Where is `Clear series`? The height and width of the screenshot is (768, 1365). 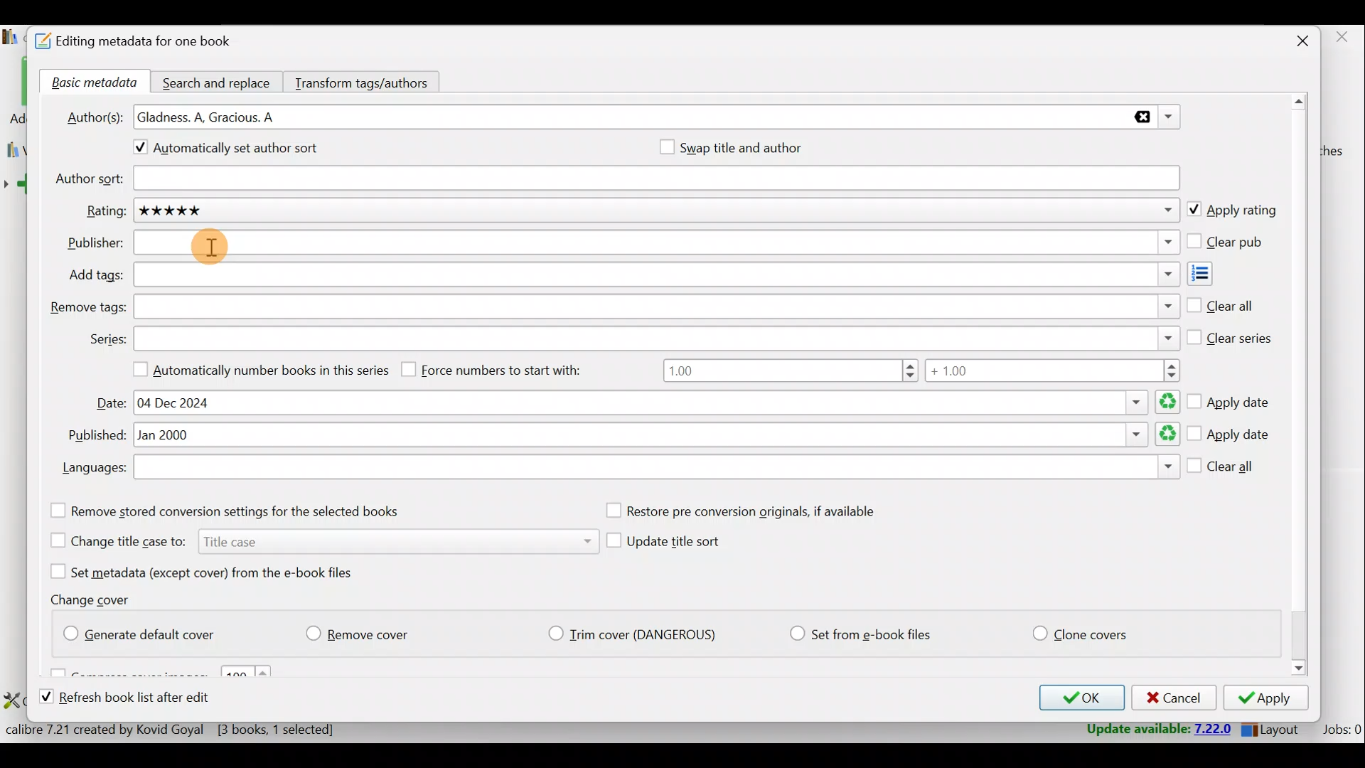
Clear series is located at coordinates (1231, 335).